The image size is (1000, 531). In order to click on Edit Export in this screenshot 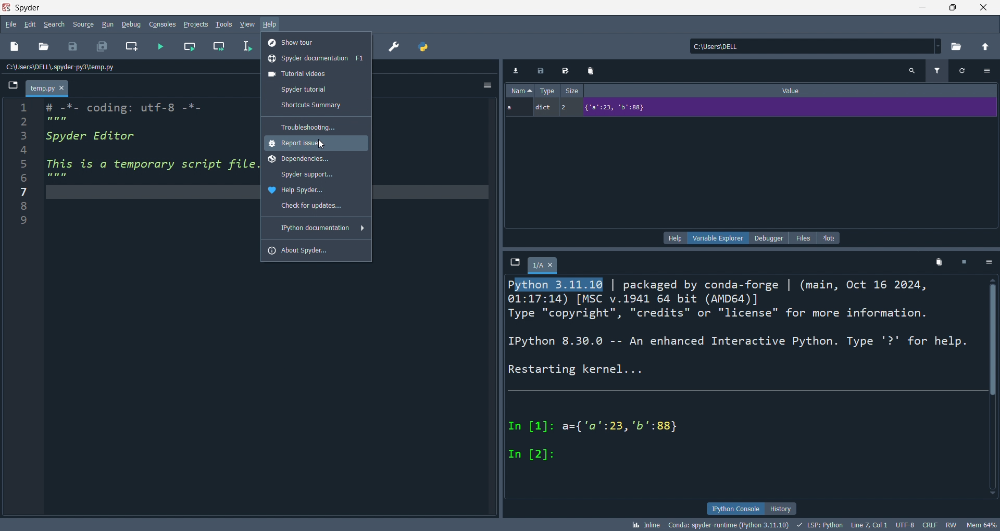, I will do `click(566, 71)`.